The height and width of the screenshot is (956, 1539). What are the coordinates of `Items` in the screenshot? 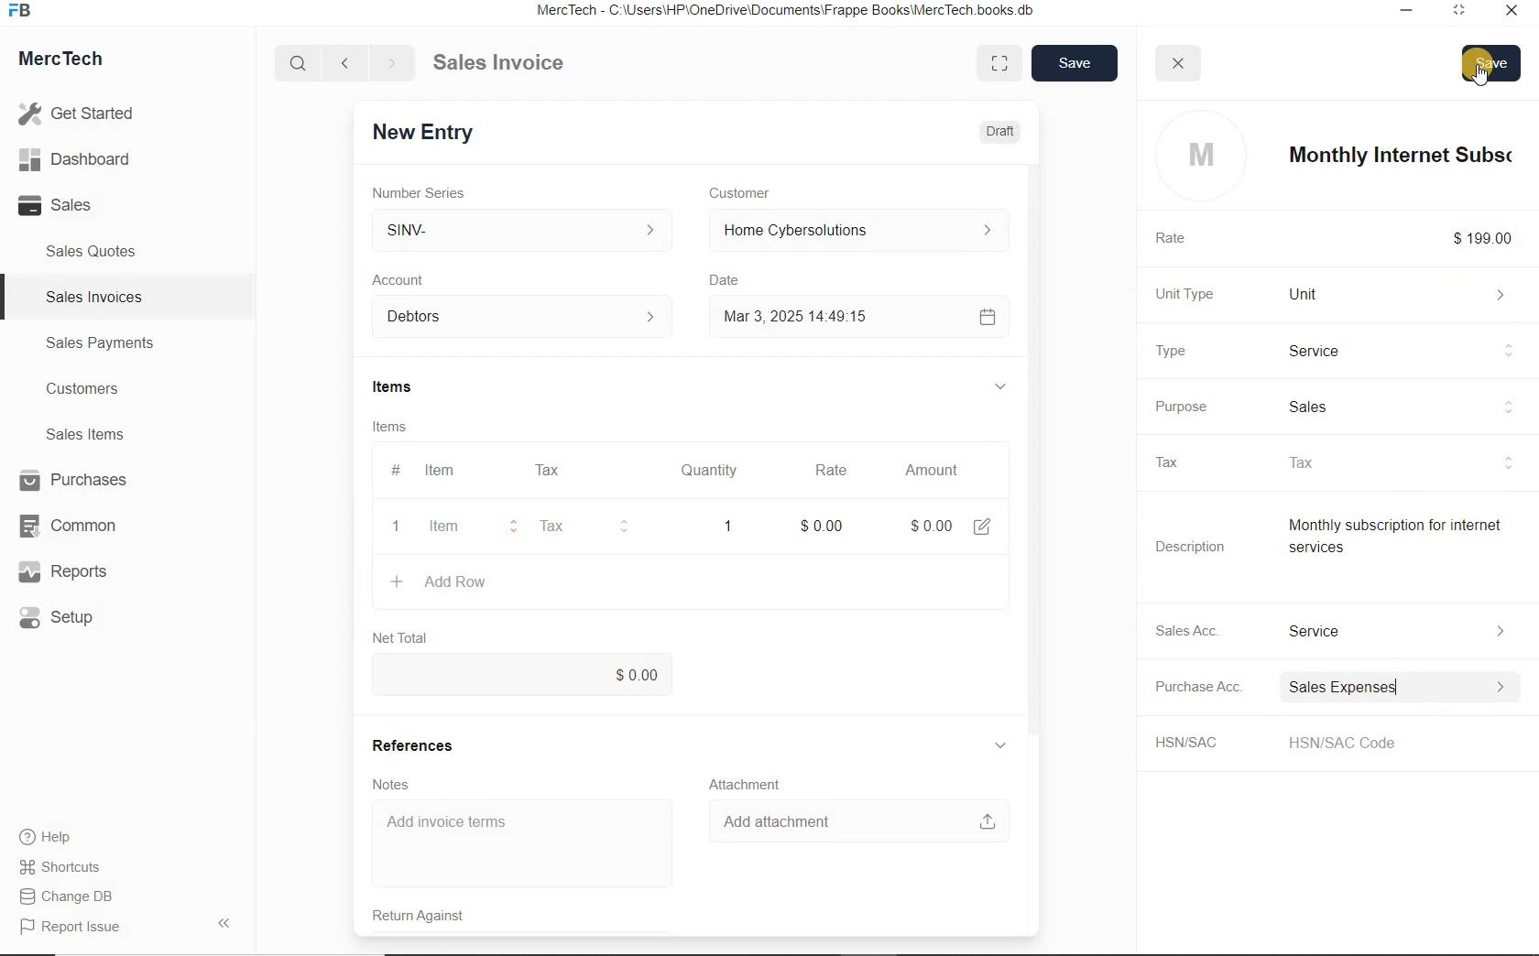 It's located at (399, 426).